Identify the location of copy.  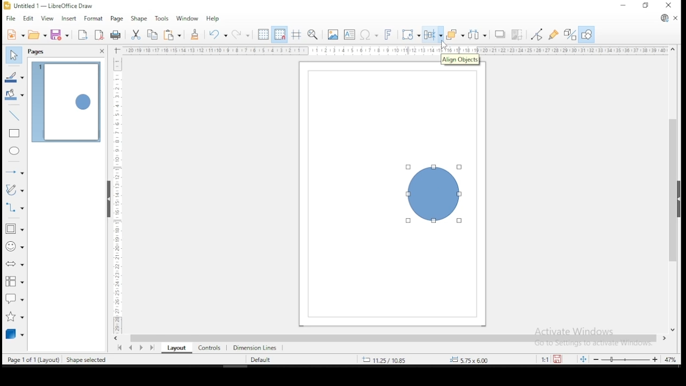
(153, 35).